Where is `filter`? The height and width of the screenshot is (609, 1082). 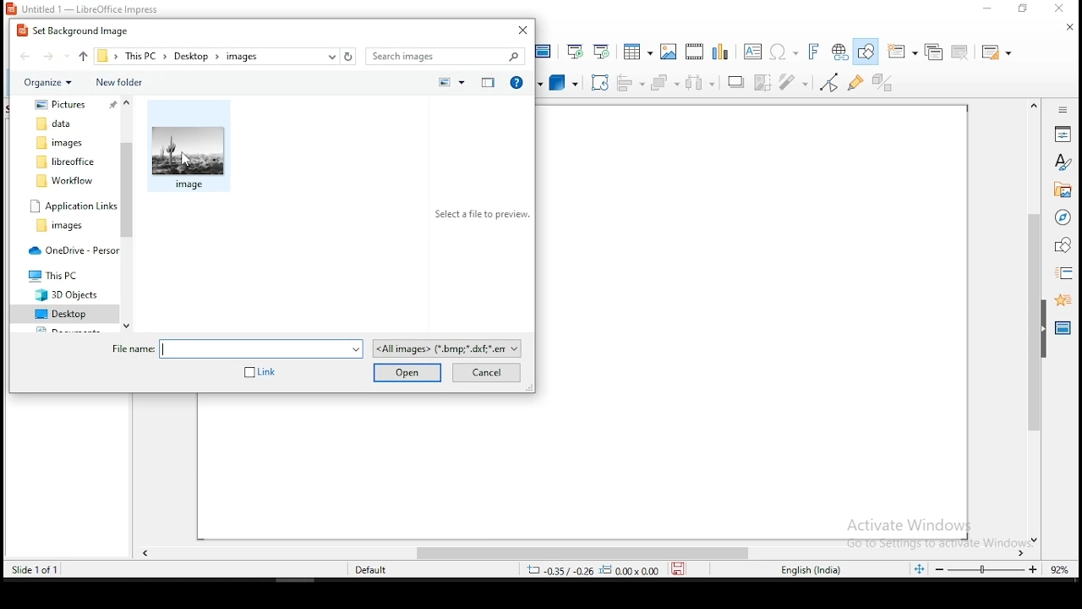 filter is located at coordinates (794, 82).